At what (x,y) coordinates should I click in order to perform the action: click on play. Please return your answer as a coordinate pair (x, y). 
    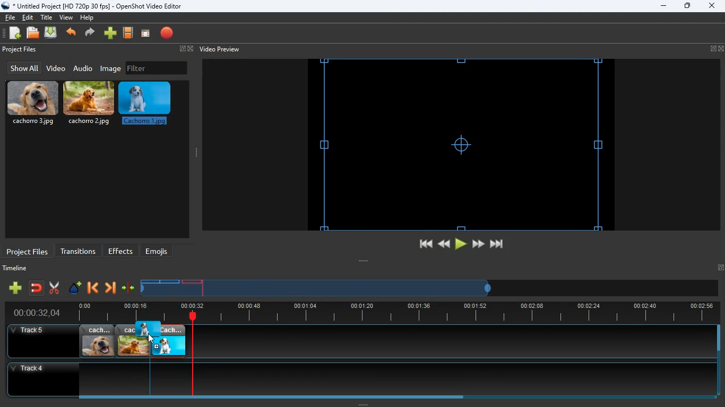
    Looking at the image, I should click on (461, 244).